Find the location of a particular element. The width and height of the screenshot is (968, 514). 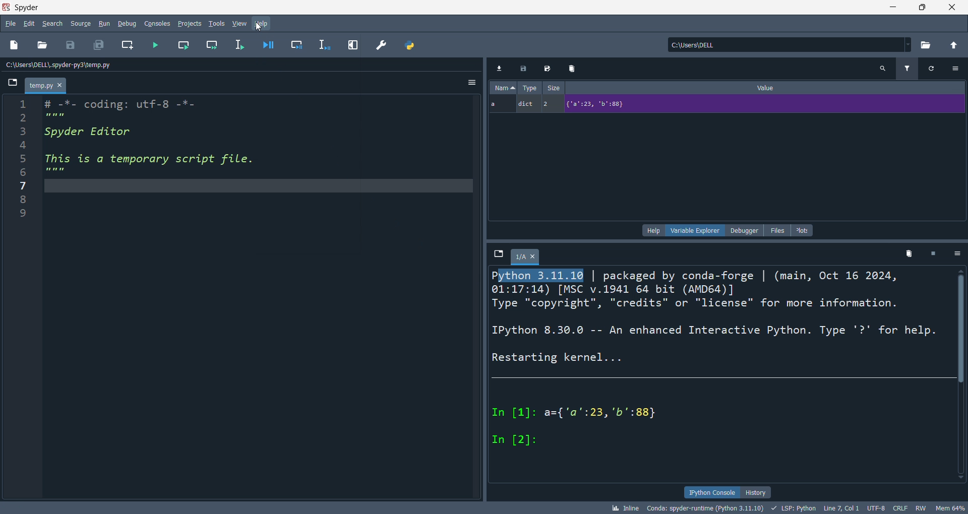

projects is located at coordinates (189, 24).